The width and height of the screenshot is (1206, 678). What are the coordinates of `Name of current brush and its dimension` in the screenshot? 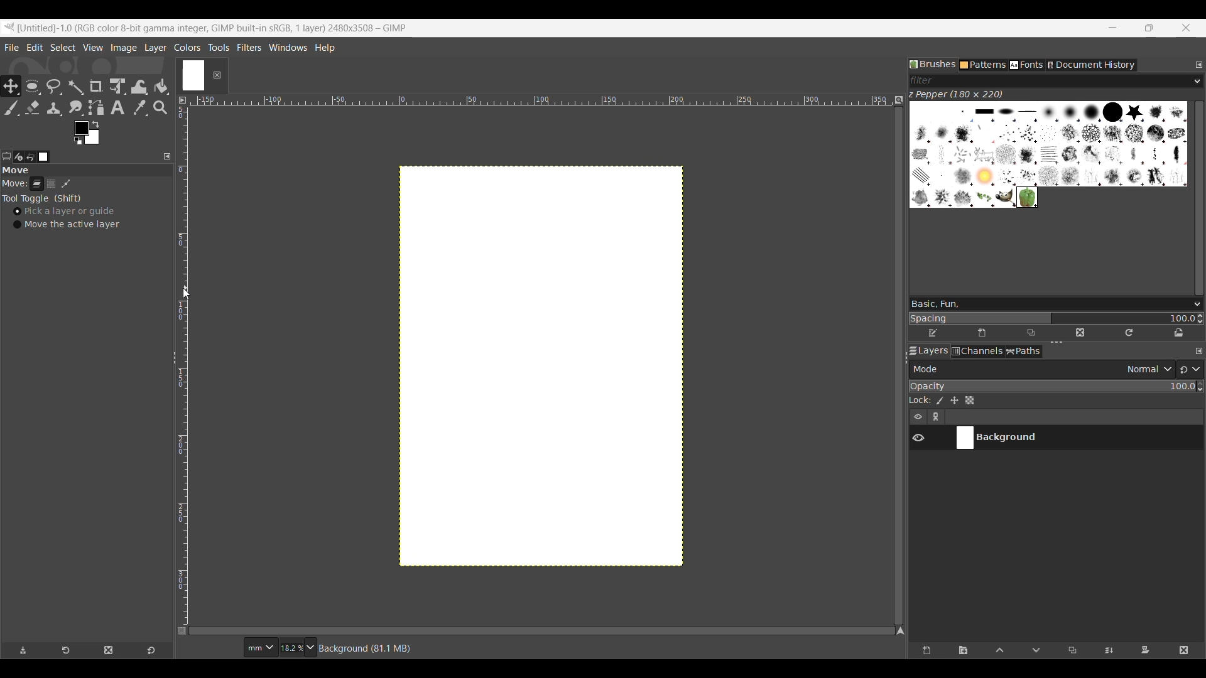 It's located at (955, 95).